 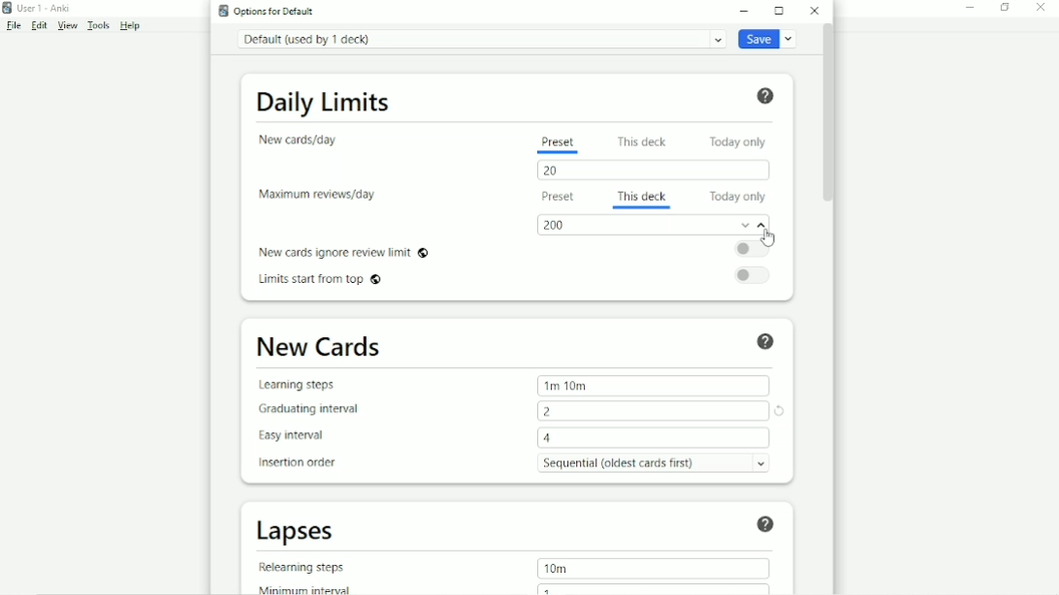 I want to click on 1, so click(x=547, y=588).